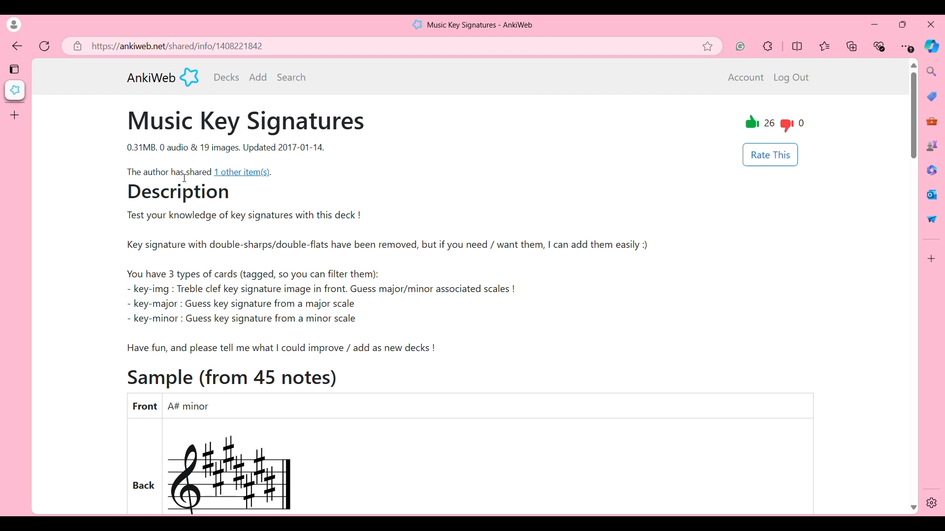  Describe the element at coordinates (402, 295) in the screenshot. I see `Key signature with double-sharps/double-flats have been removed, but if you need / want them, | can add them easily :)
You have 3 types of cards (tagged, so you can filter them):

- key-img : Treble clef key signature image in front. Guess major/minor associated scales !

- key-major : Guess key signature from a major scale

- key-minor : Guess key signature from a minor scale

Have fun, and please tell me what | could improve / add as new decks !` at that location.